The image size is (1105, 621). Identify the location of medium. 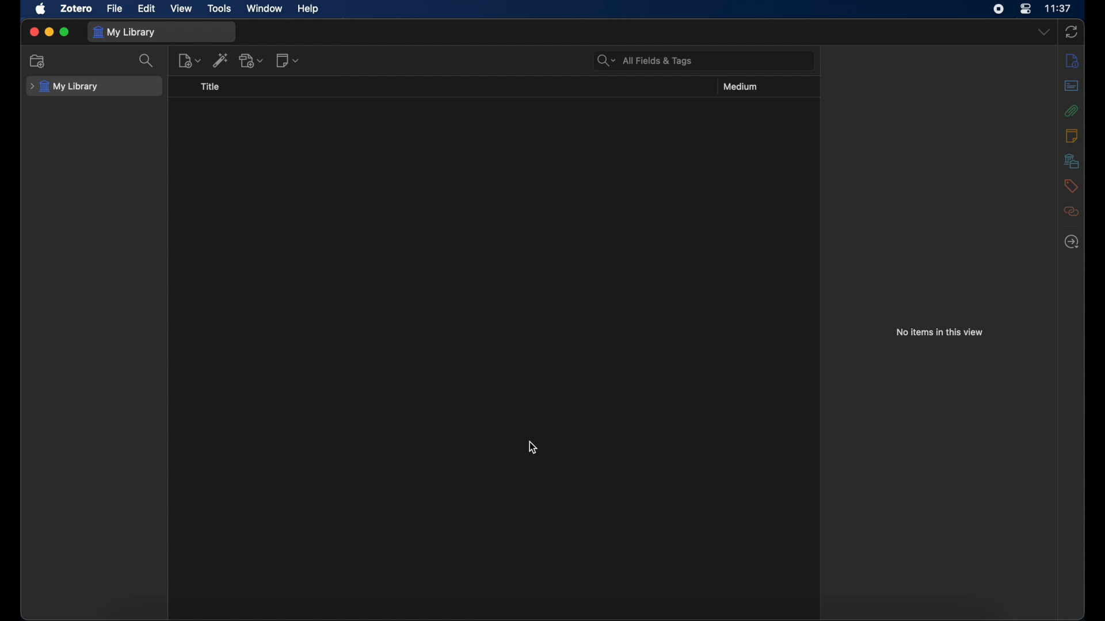
(742, 86).